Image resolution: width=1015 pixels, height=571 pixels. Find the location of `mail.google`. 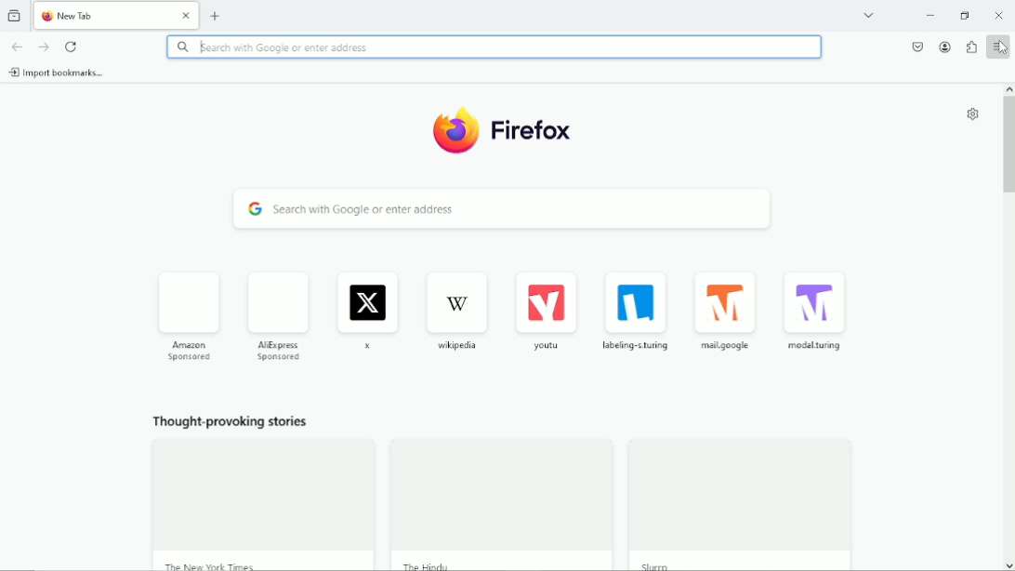

mail.google is located at coordinates (725, 312).